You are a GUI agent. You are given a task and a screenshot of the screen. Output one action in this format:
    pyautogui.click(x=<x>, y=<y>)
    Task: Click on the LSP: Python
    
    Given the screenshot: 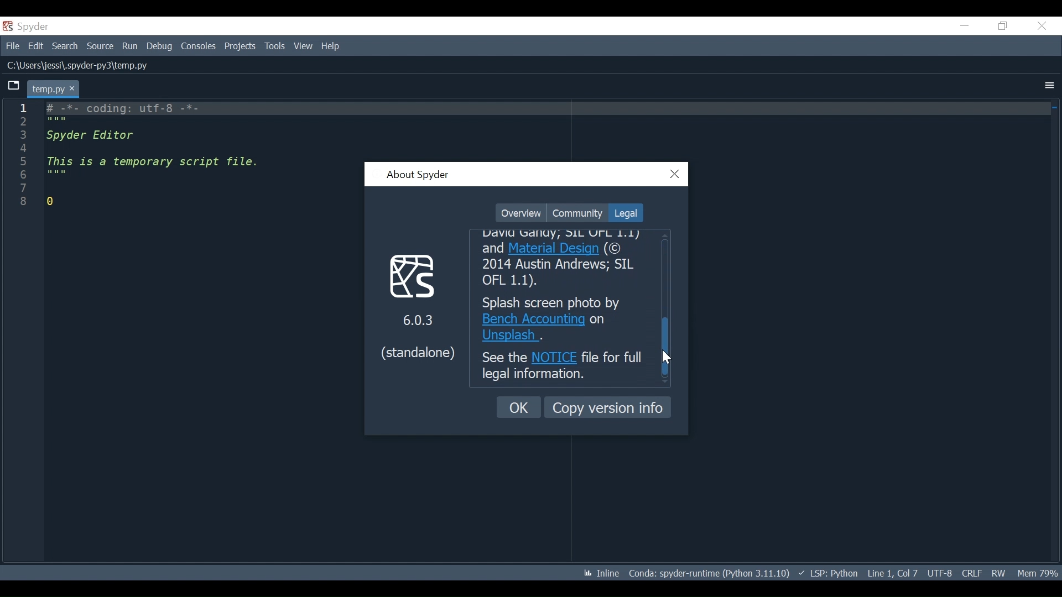 What is the action you would take?
    pyautogui.click(x=828, y=574)
    